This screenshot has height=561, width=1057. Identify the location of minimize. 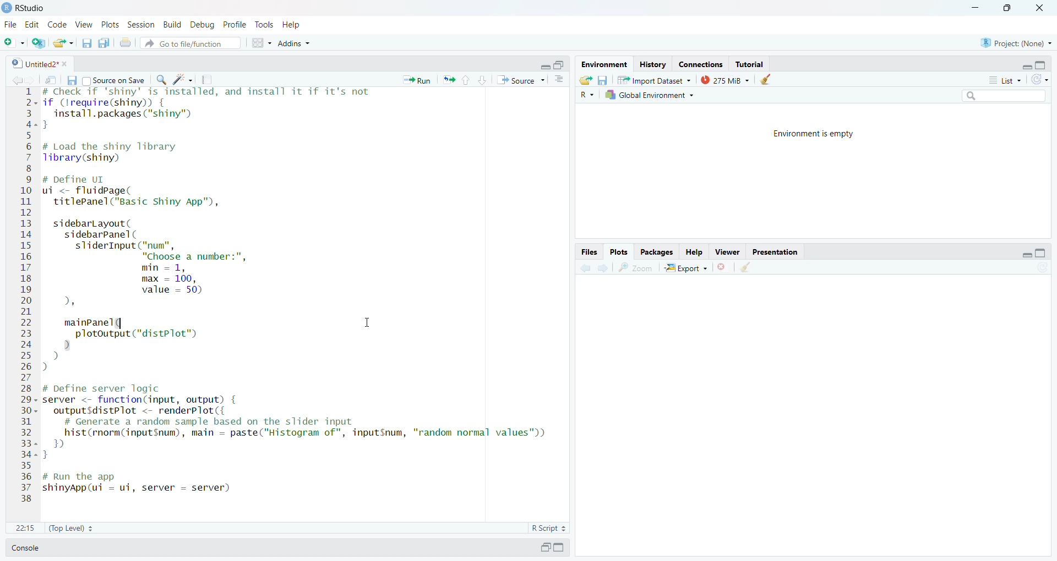
(1027, 67).